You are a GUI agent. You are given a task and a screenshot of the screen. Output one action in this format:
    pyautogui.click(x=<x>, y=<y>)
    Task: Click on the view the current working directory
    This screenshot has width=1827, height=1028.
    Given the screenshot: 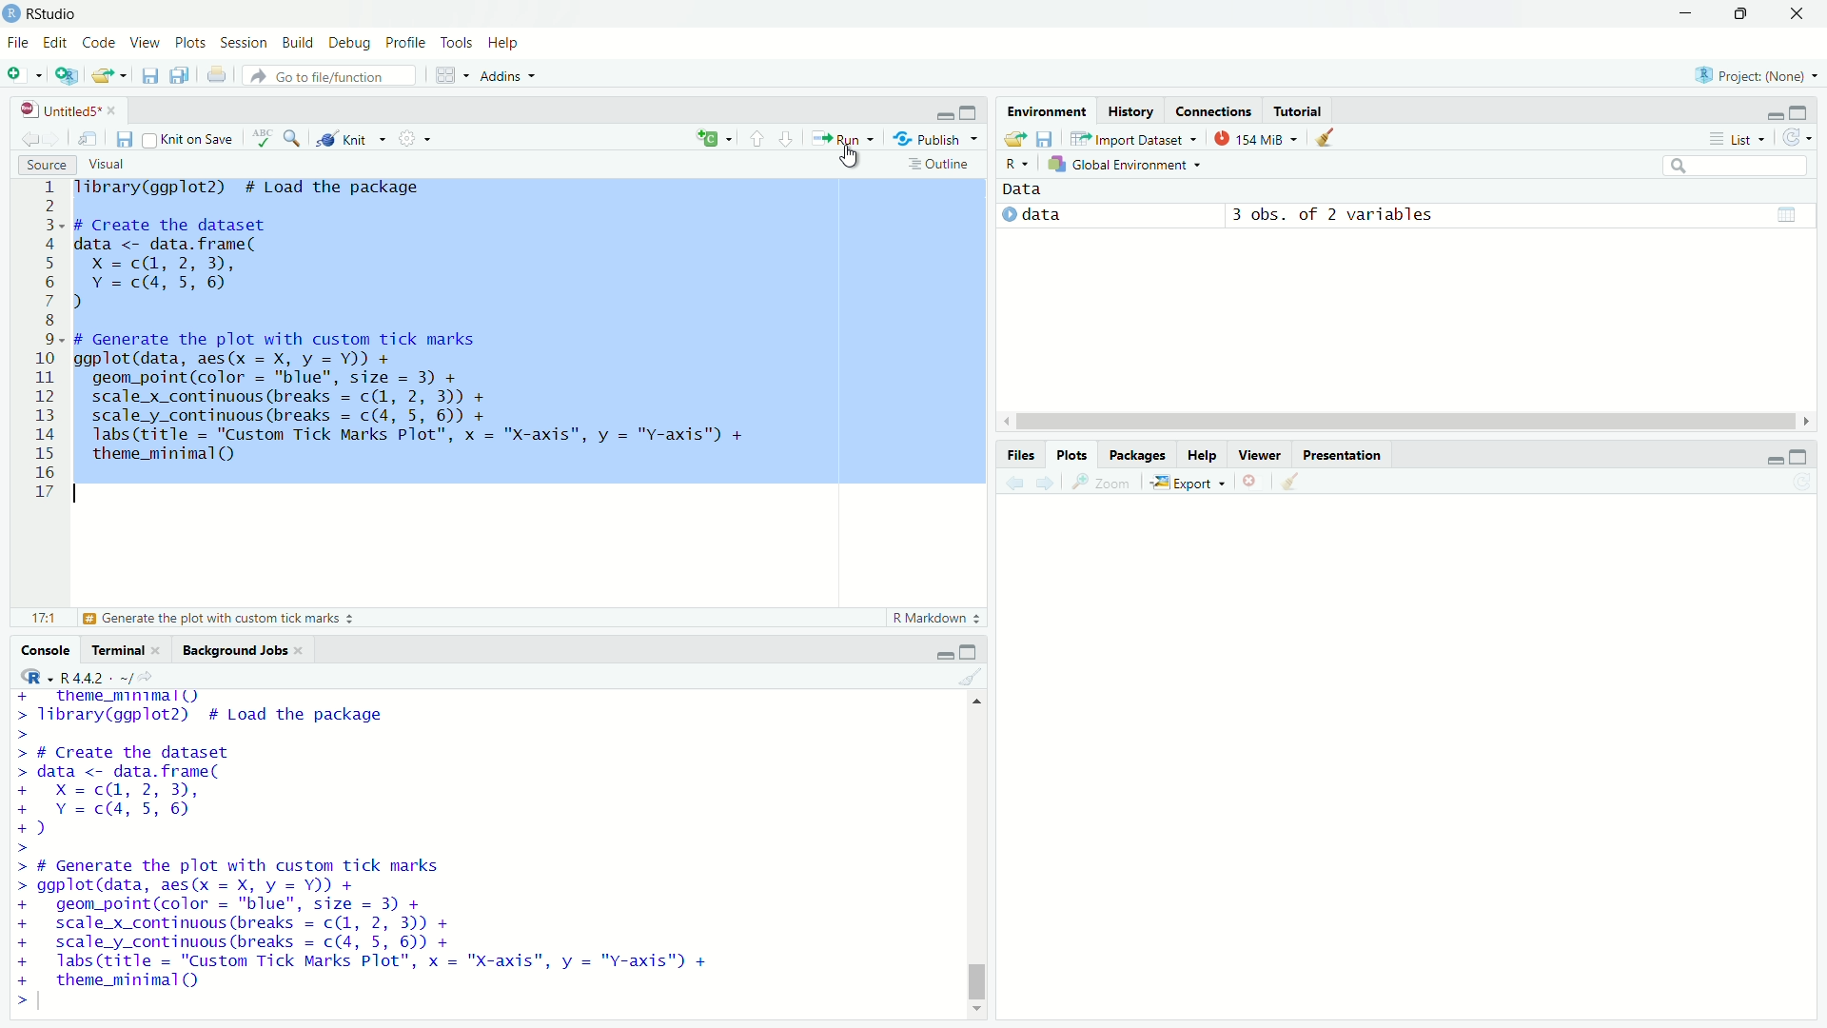 What is the action you would take?
    pyautogui.click(x=159, y=676)
    